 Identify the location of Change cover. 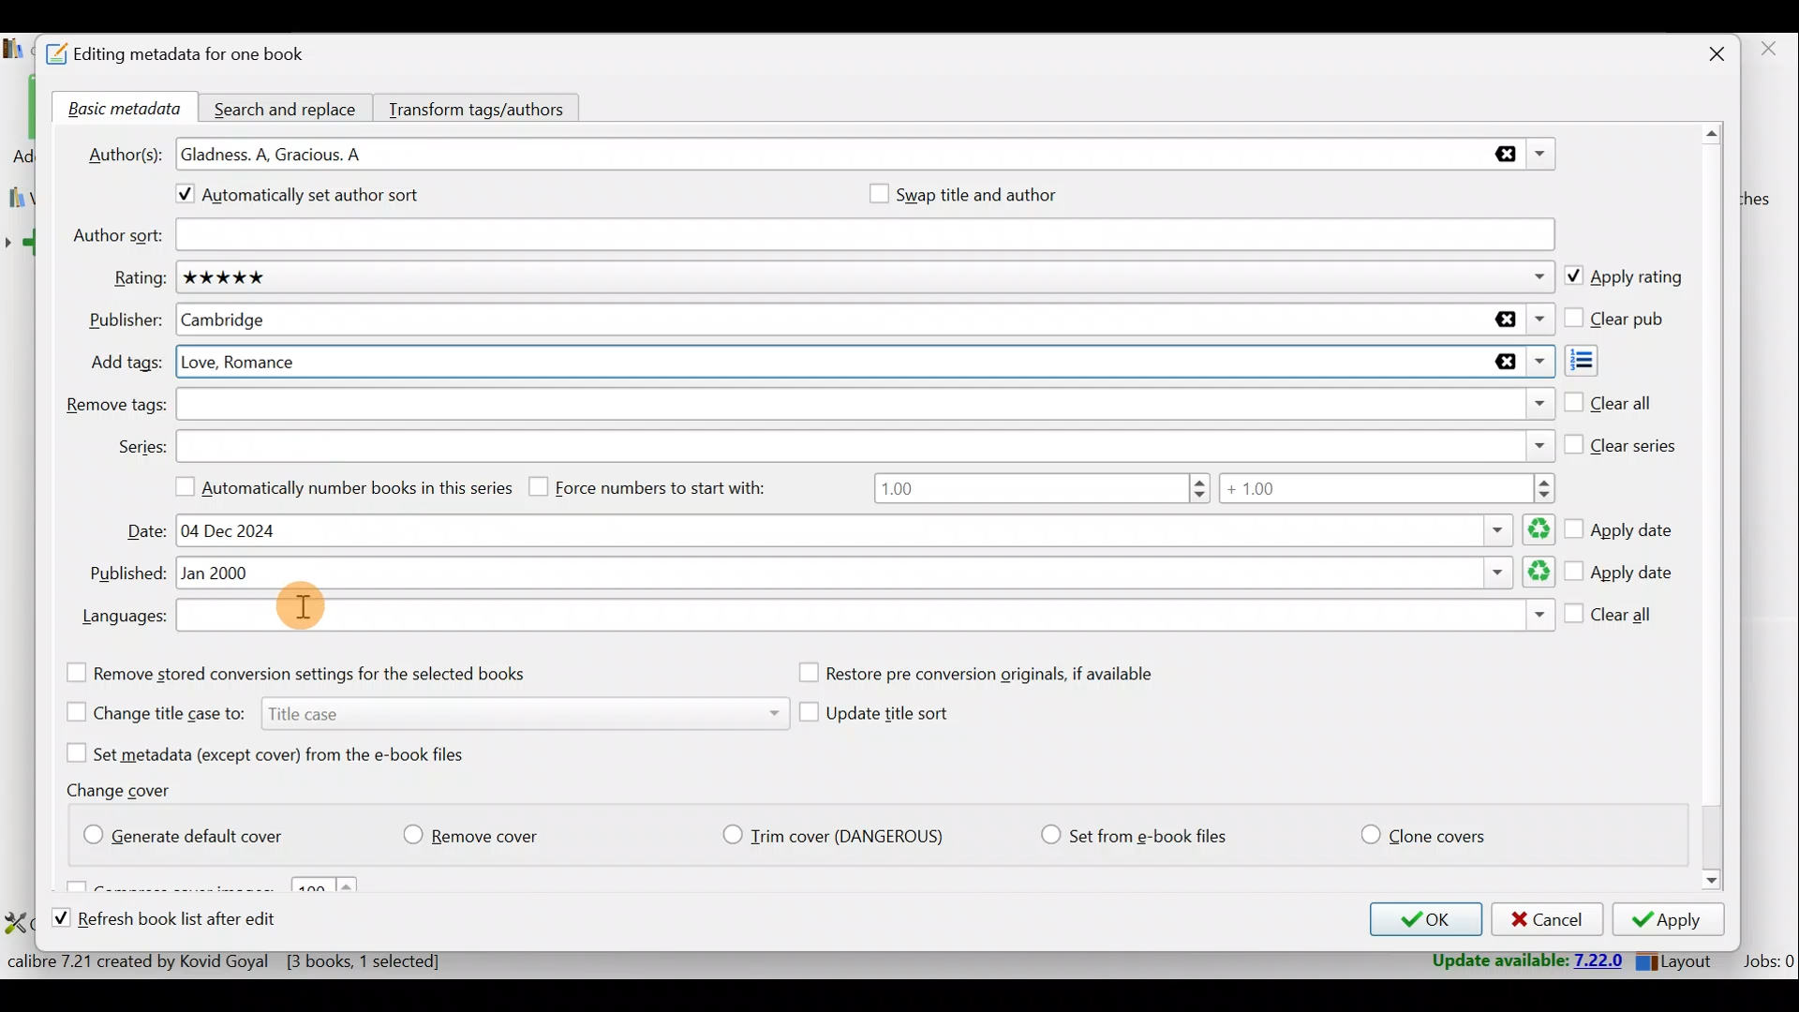
(126, 789).